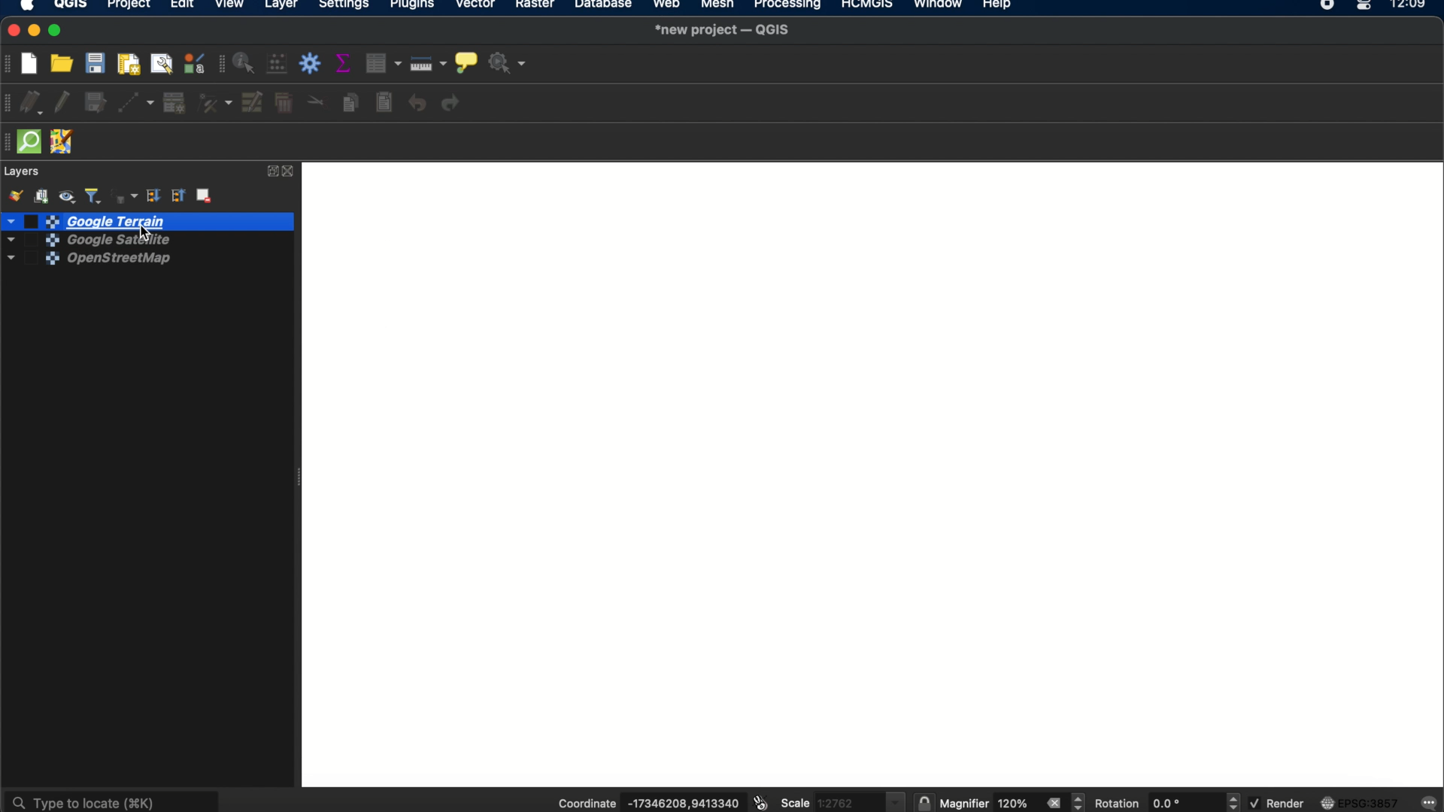 The width and height of the screenshot is (1444, 812). I want to click on QGIS, so click(71, 6).